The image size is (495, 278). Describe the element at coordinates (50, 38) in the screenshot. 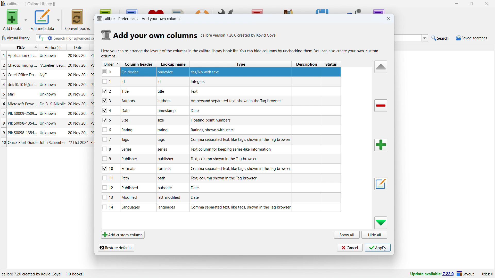

I see `advanced search` at that location.